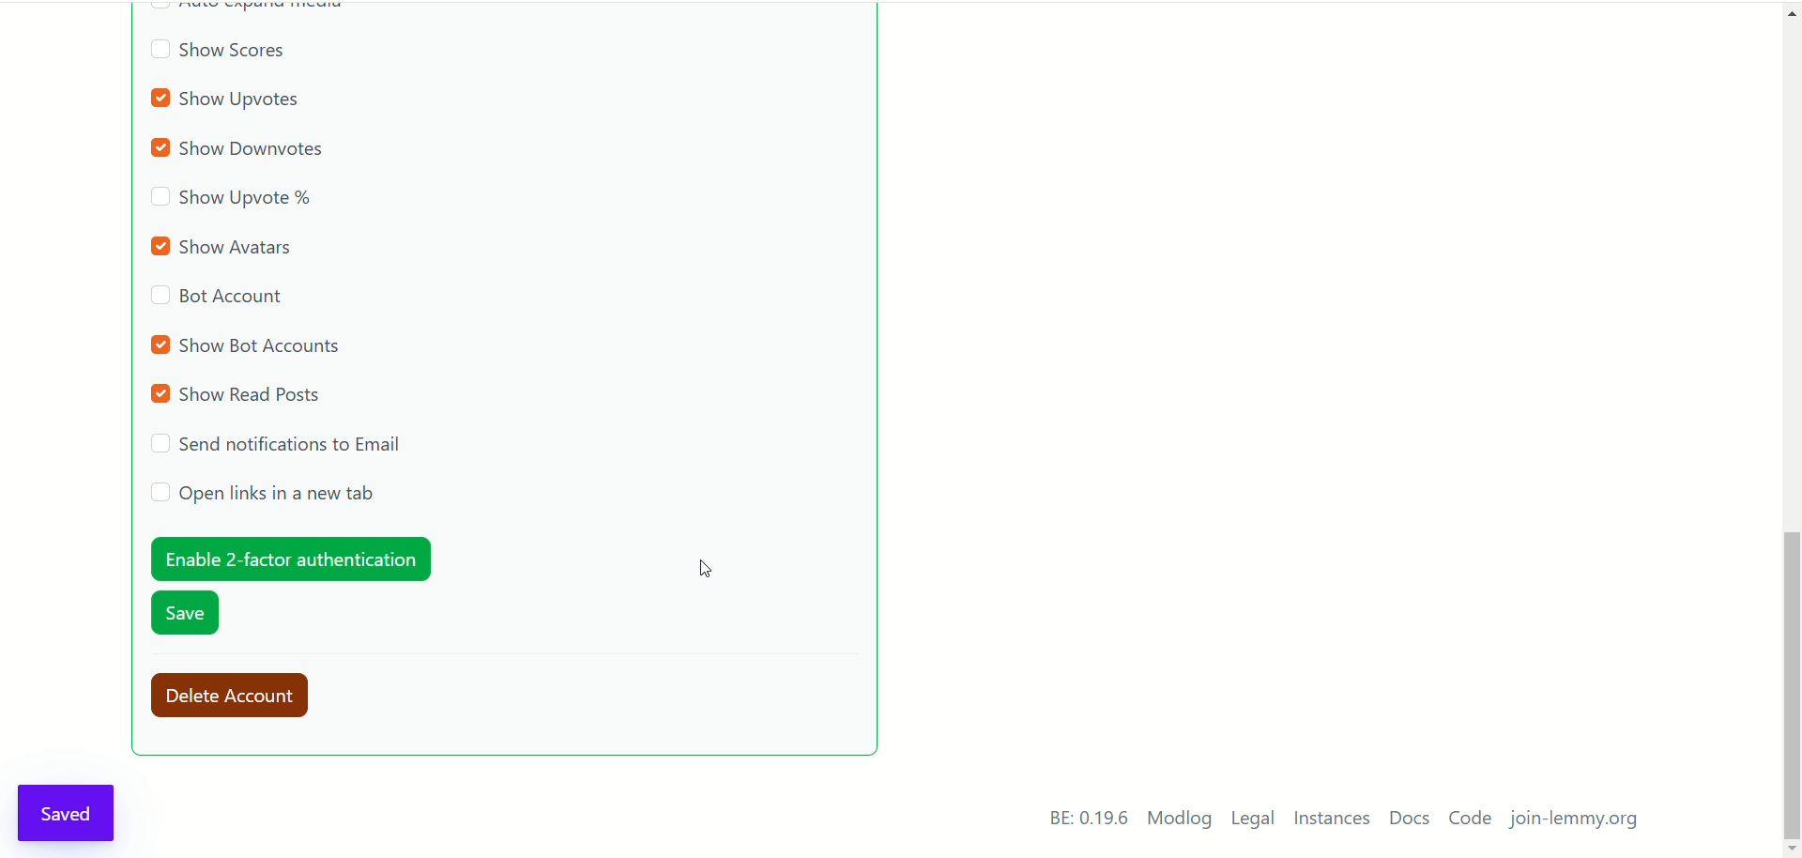  I want to click on bot account, so click(217, 299).